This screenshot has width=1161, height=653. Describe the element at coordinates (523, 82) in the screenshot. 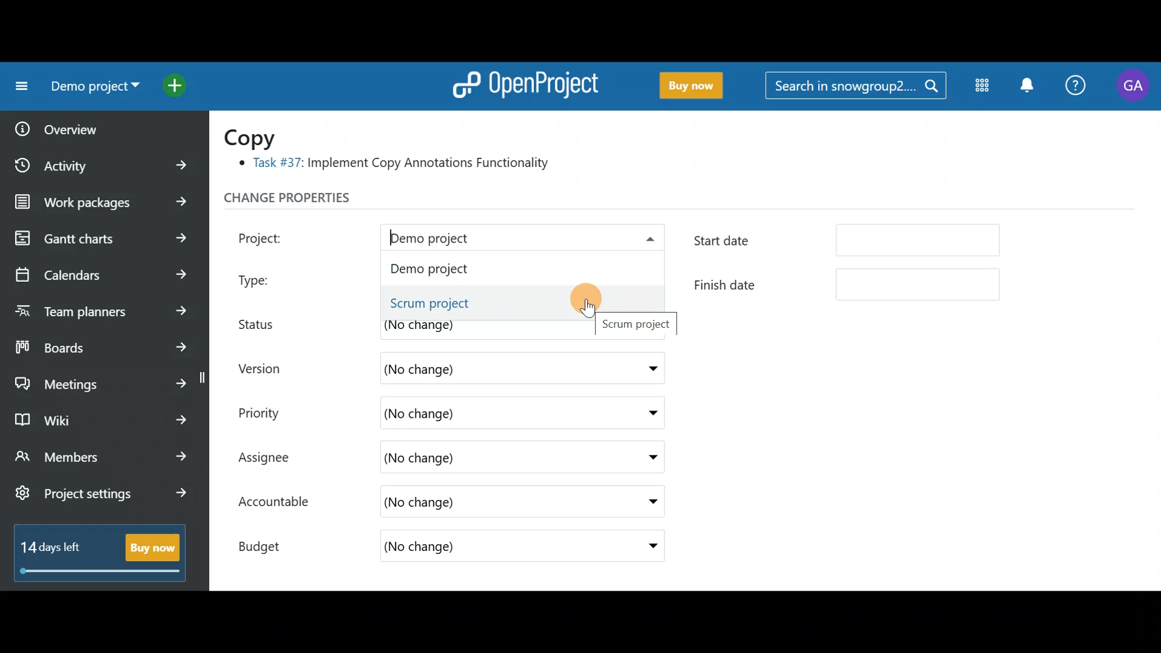

I see `OpenProject` at that location.